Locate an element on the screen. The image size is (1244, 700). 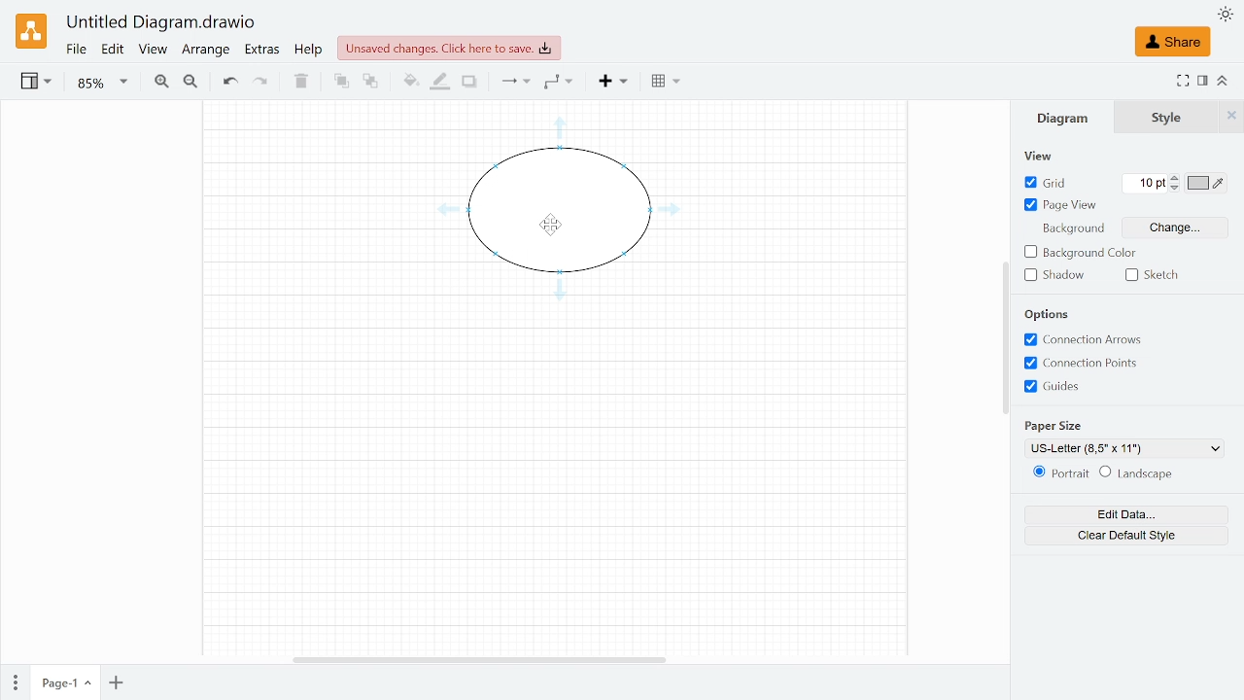
Current page (page 1) is located at coordinates (65, 684).